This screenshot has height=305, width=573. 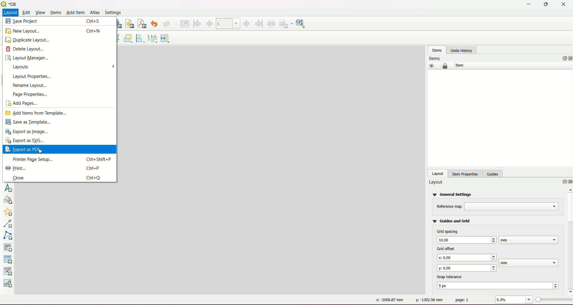 What do you see at coordinates (184, 24) in the screenshot?
I see `preview atlas` at bounding box center [184, 24].